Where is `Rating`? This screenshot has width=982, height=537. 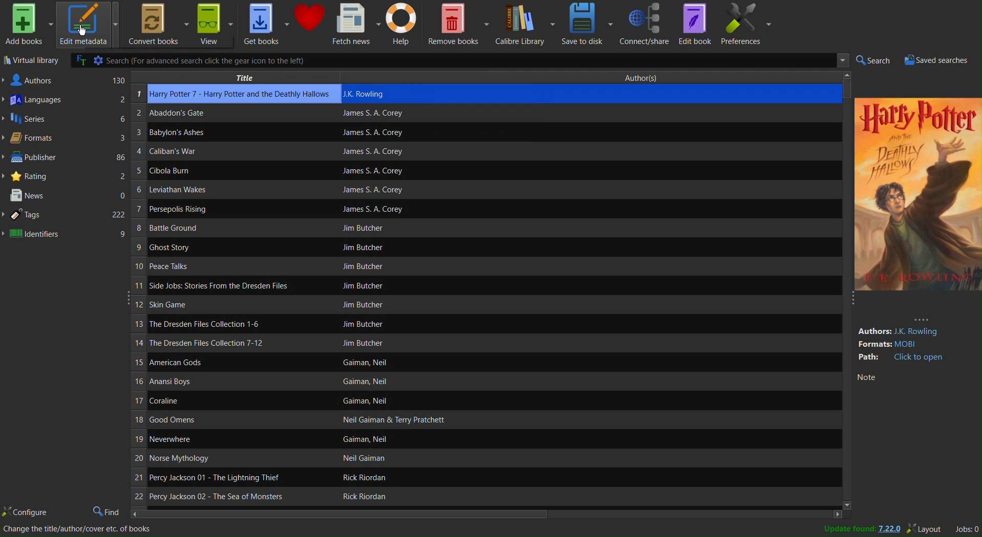 Rating is located at coordinates (65, 176).